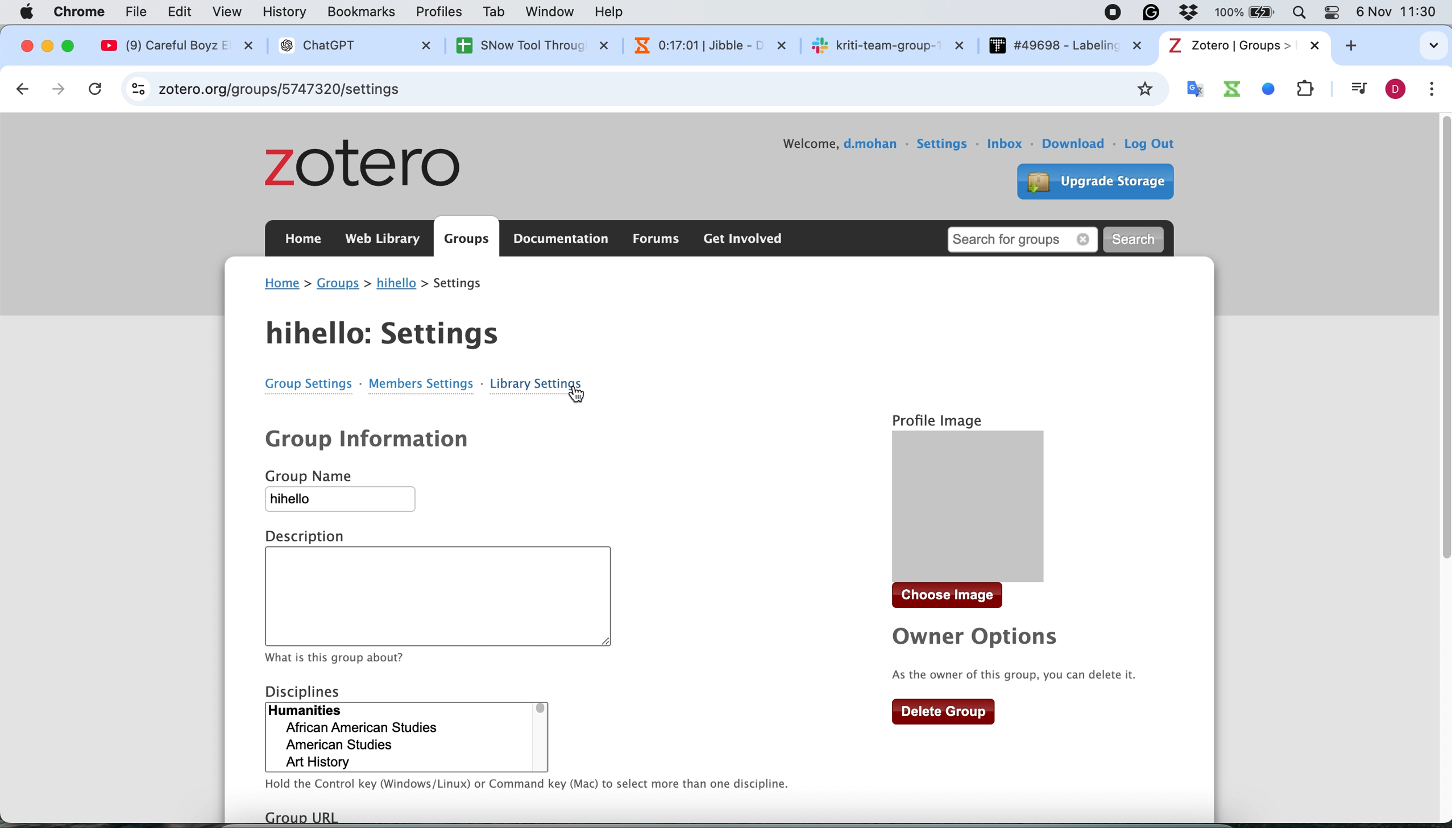 The width and height of the screenshot is (1452, 828). What do you see at coordinates (1256, 88) in the screenshot?
I see `system extensions` at bounding box center [1256, 88].